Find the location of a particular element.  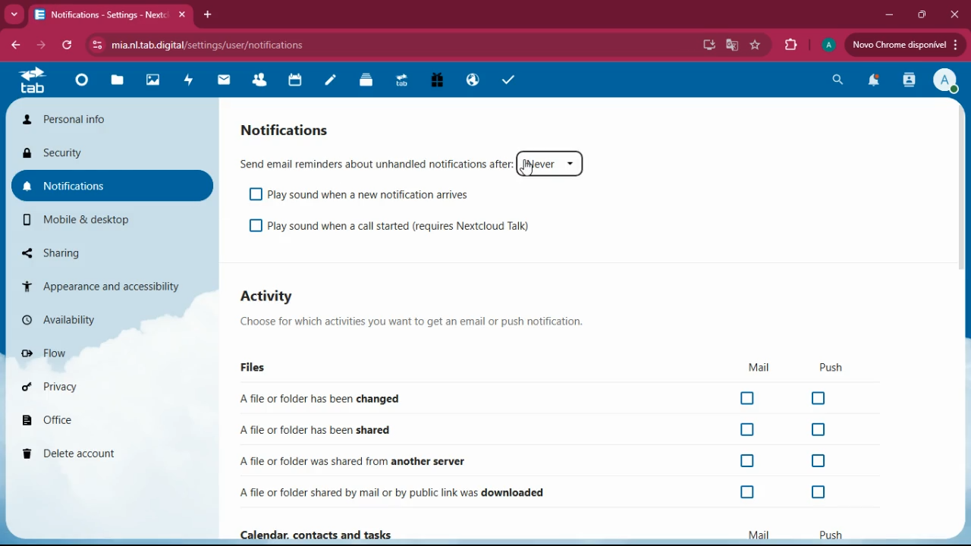

close is located at coordinates (955, 15).